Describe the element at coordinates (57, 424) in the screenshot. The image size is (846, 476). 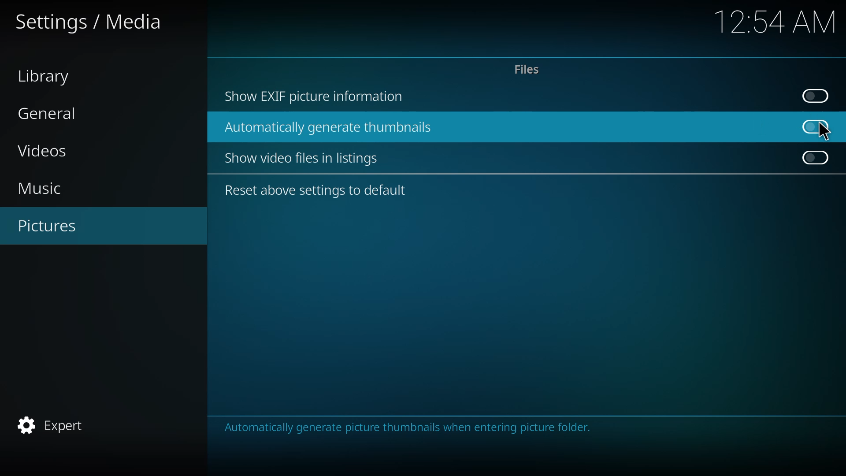
I see `expert` at that location.